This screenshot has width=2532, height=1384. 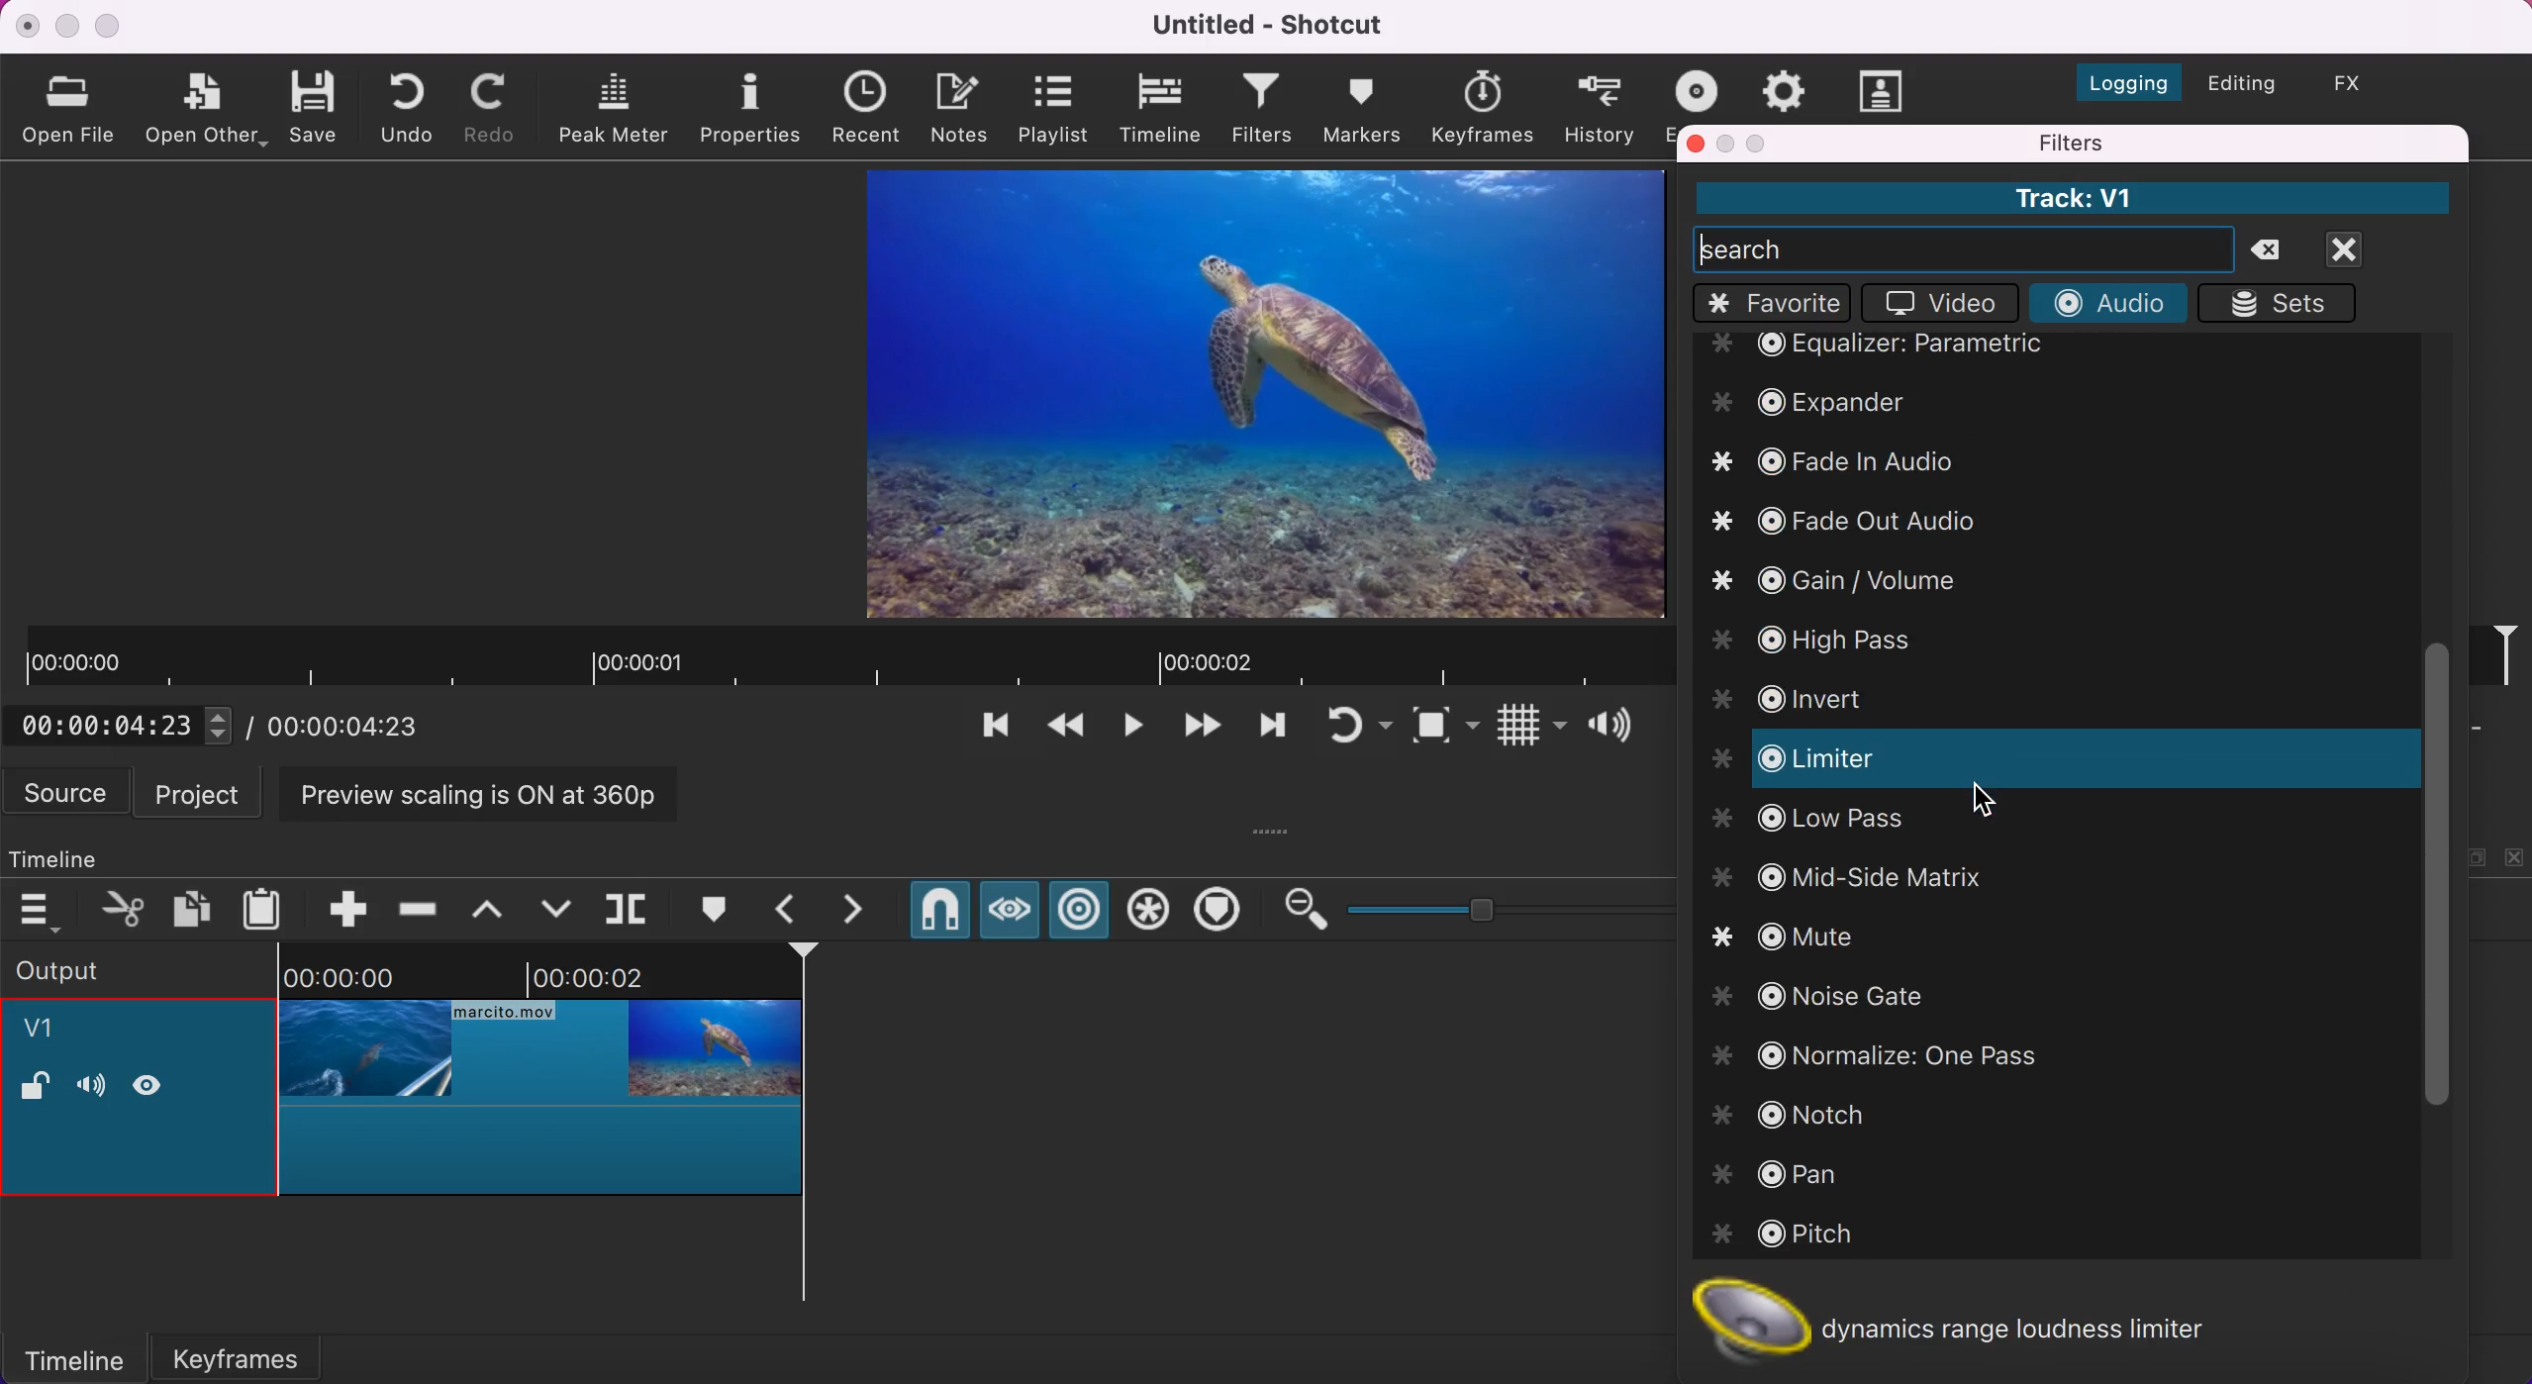 I want to click on fade in audio, so click(x=1836, y=458).